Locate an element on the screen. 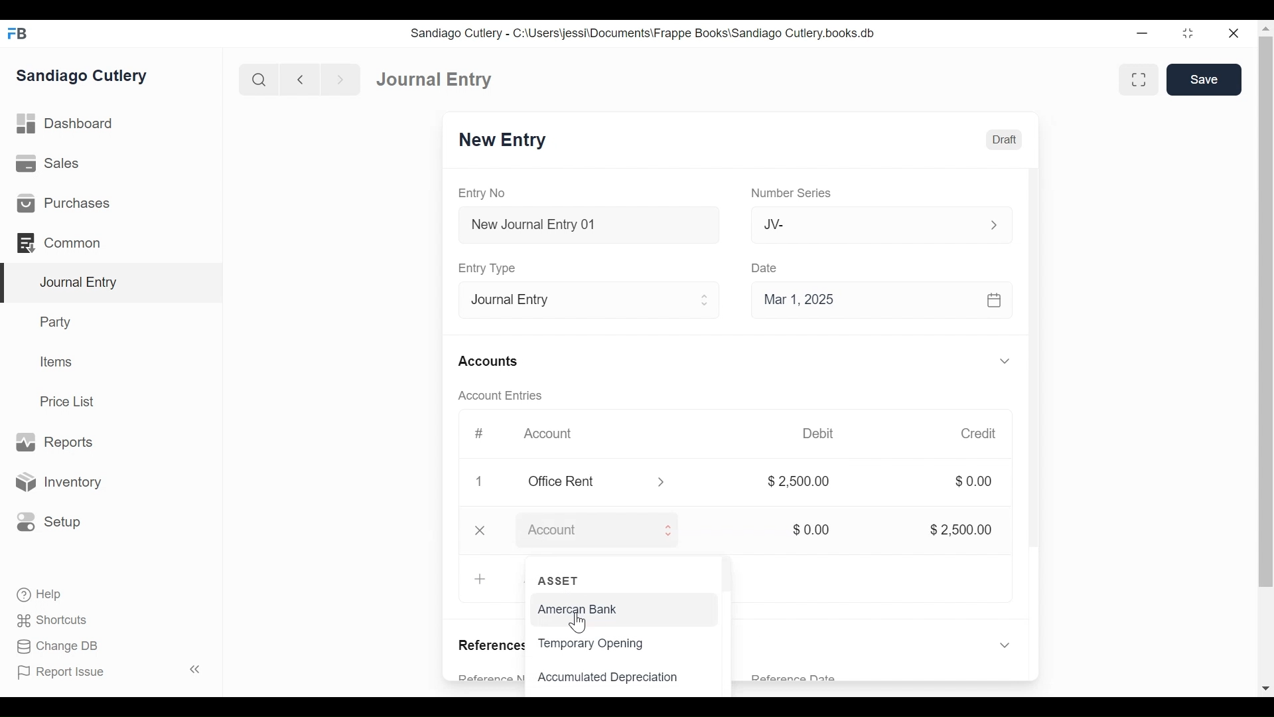  scrollbar is located at coordinates (1033, 370).